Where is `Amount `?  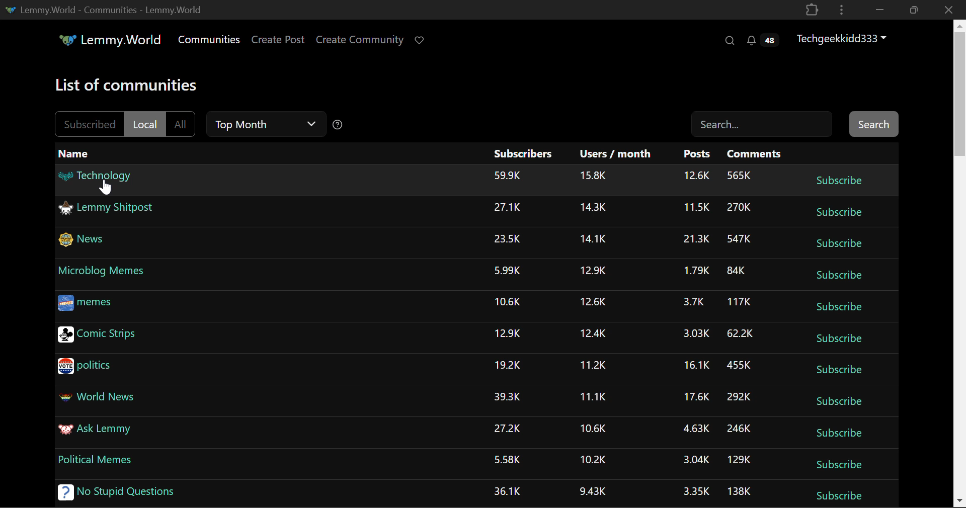 Amount  is located at coordinates (695, 209).